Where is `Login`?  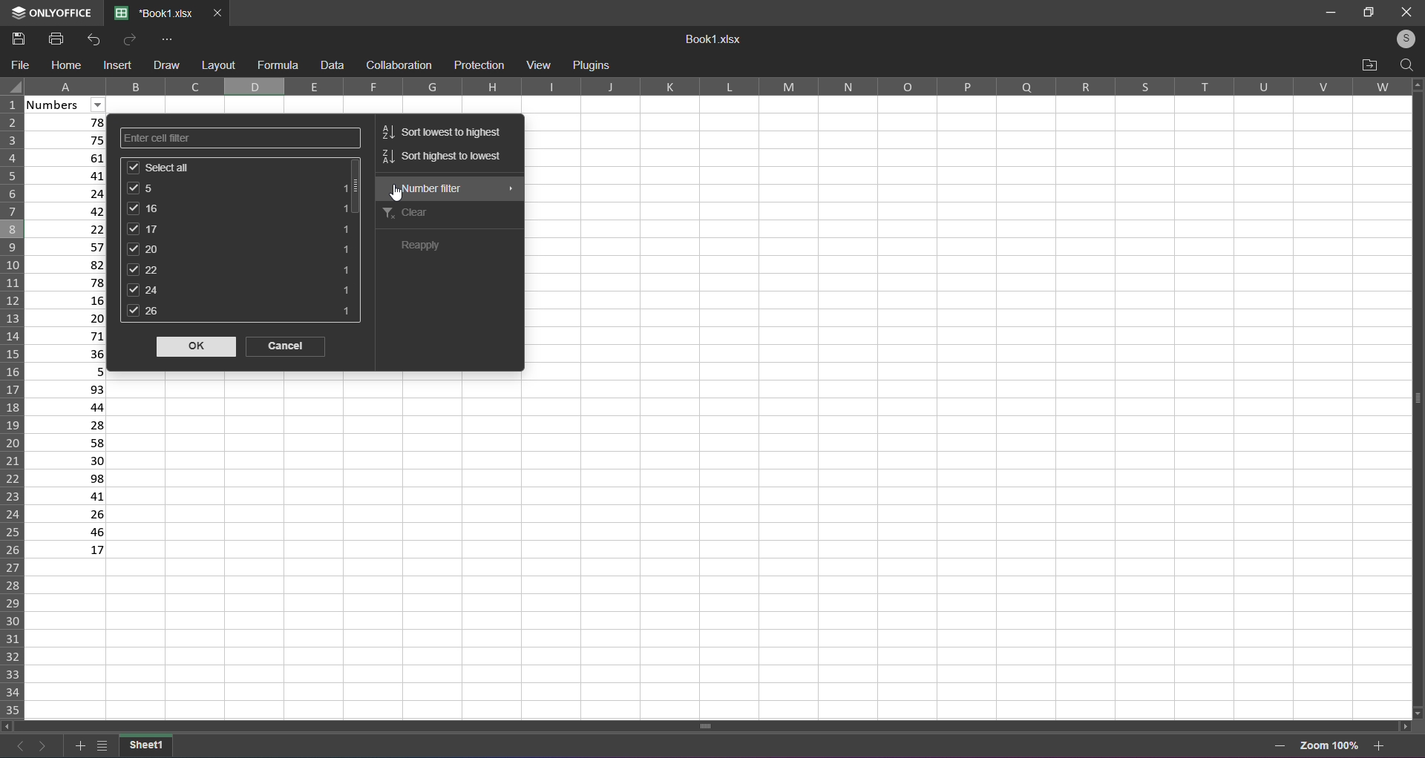
Login is located at coordinates (1401, 39).